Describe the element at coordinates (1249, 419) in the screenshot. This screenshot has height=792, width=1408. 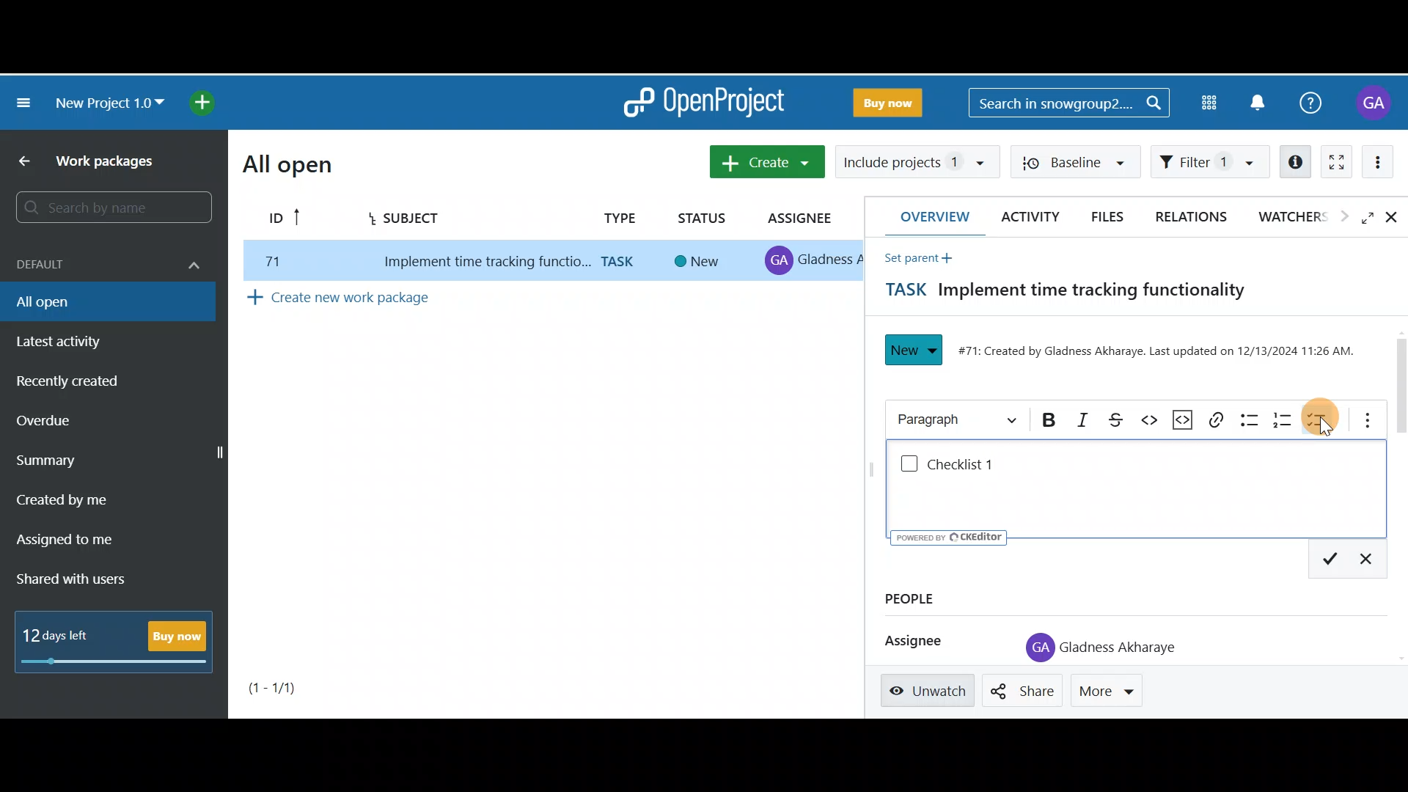
I see `Bulleted list` at that location.